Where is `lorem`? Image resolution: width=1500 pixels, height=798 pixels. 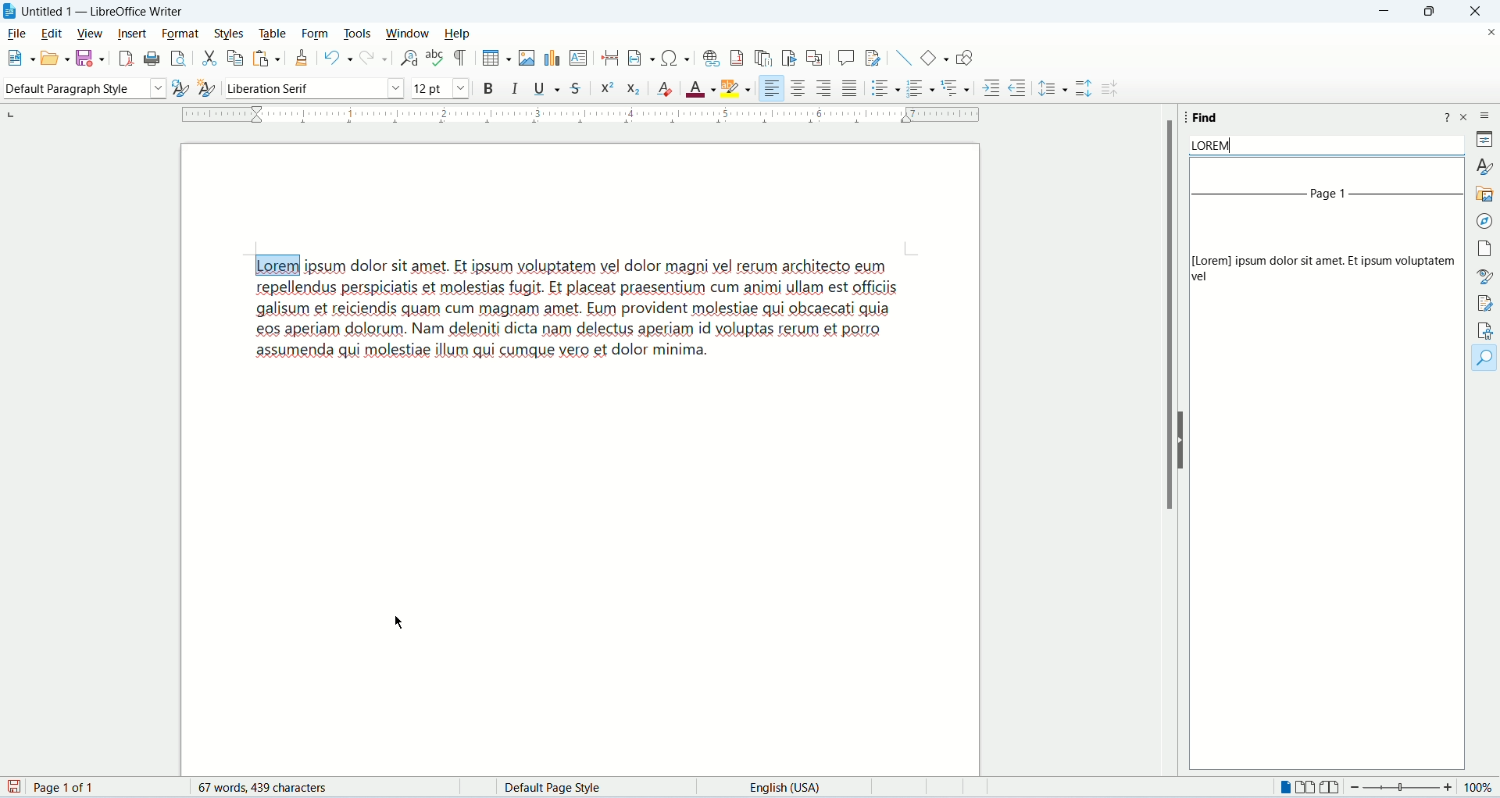 lorem is located at coordinates (1325, 147).